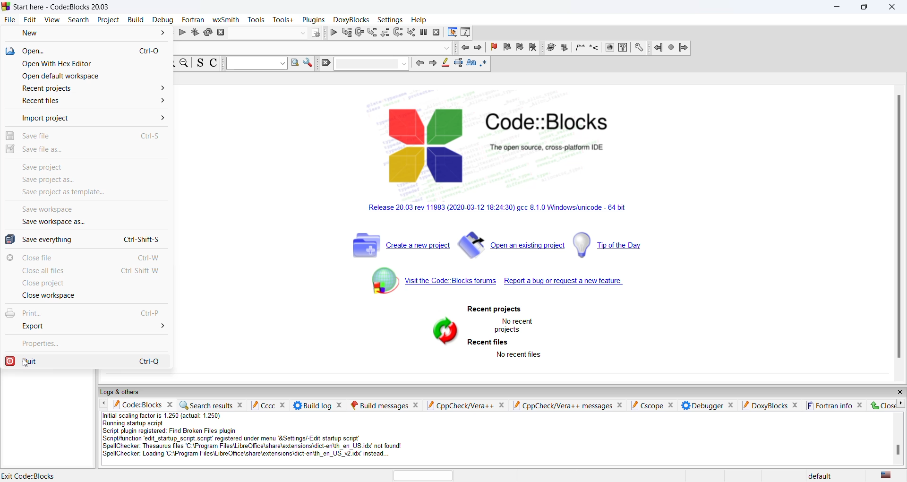 The image size is (907, 482). What do you see at coordinates (31, 313) in the screenshot?
I see `Print...` at bounding box center [31, 313].